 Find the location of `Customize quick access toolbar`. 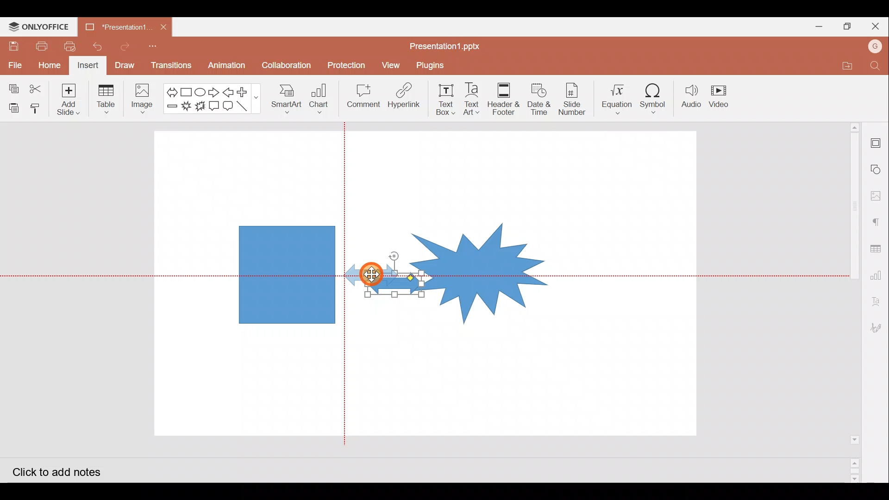

Customize quick access toolbar is located at coordinates (158, 47).